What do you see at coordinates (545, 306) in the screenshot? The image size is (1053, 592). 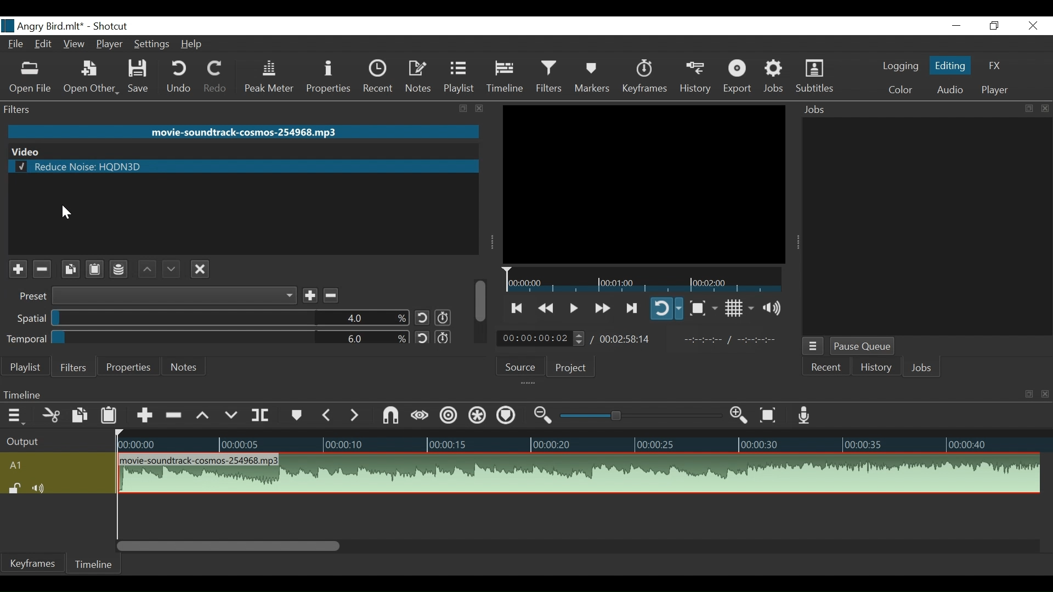 I see `Play quickly backward` at bounding box center [545, 306].